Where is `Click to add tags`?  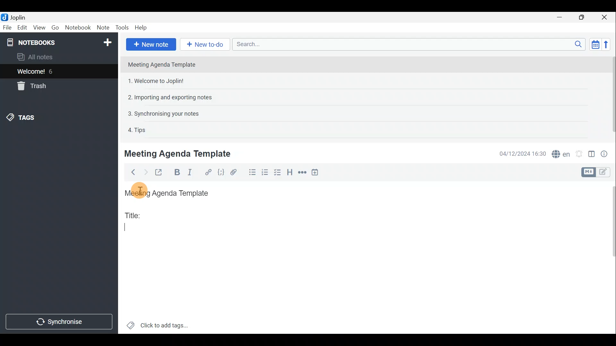
Click to add tags is located at coordinates (166, 324).